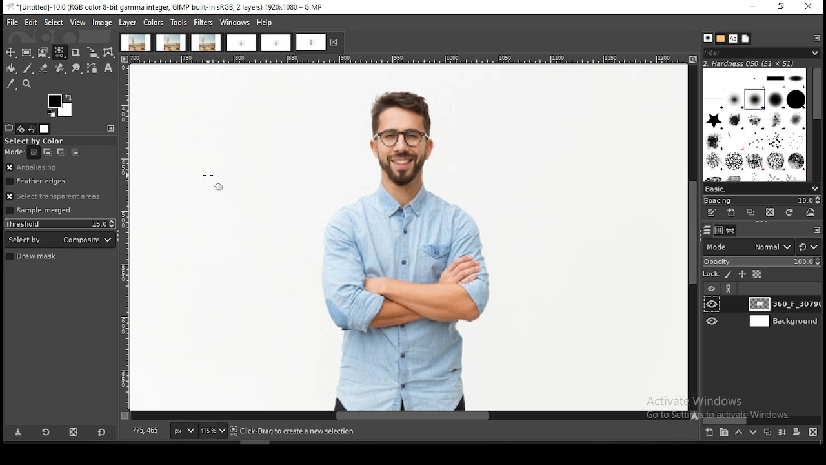  What do you see at coordinates (756, 125) in the screenshot?
I see `brushes` at bounding box center [756, 125].